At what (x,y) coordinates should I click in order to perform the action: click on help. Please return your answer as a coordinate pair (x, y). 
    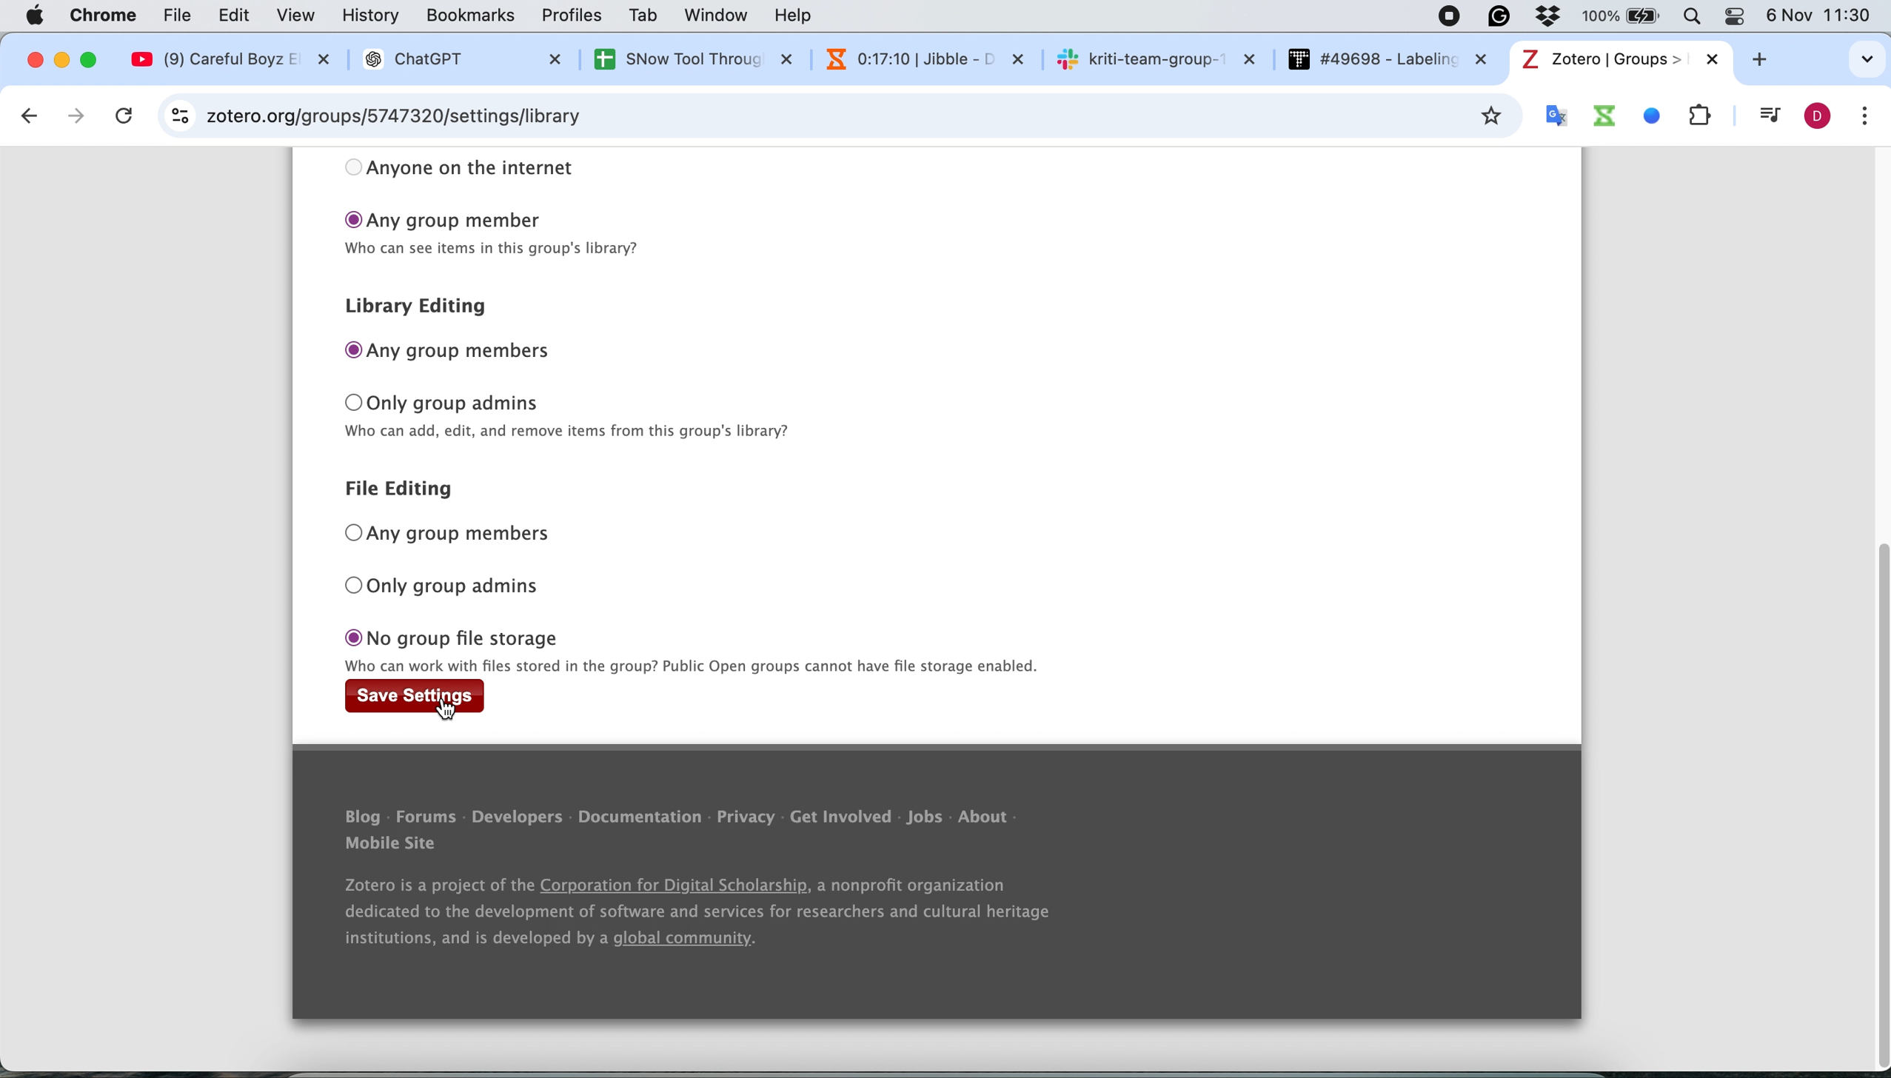
    Looking at the image, I should click on (800, 15).